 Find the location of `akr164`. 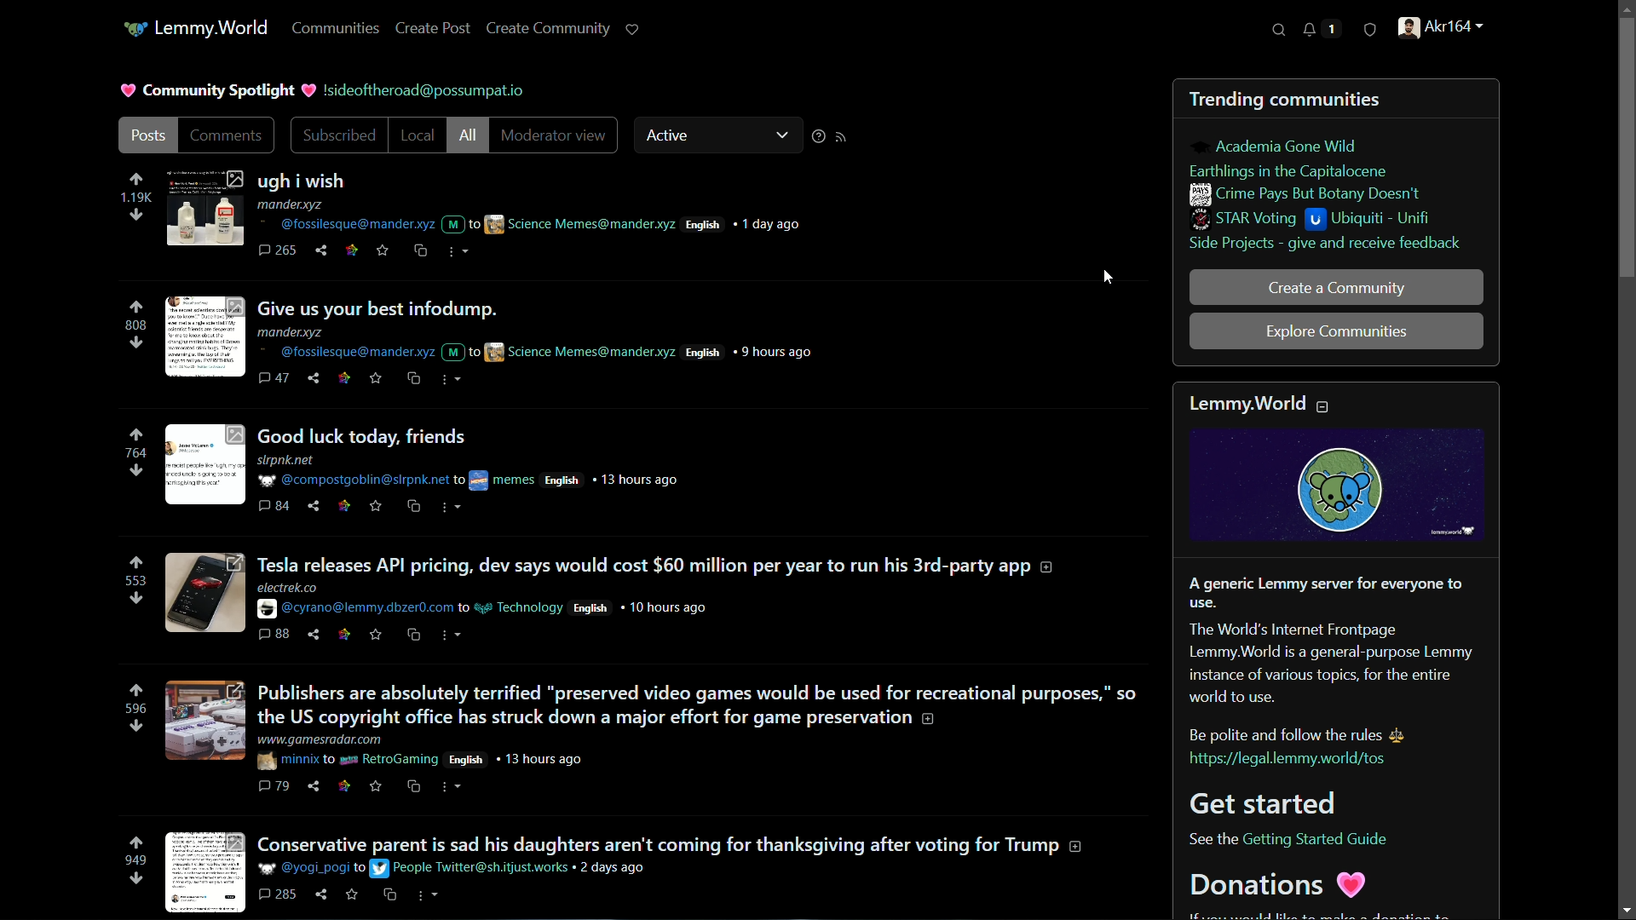

akr164 is located at coordinates (1443, 30).